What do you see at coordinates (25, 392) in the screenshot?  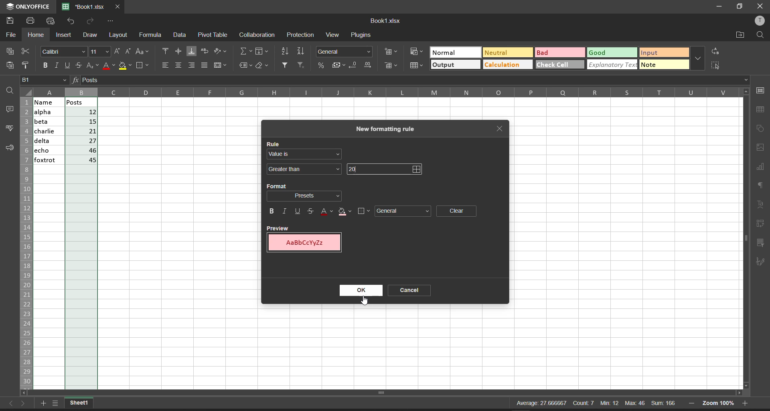 I see `scroll left` at bounding box center [25, 392].